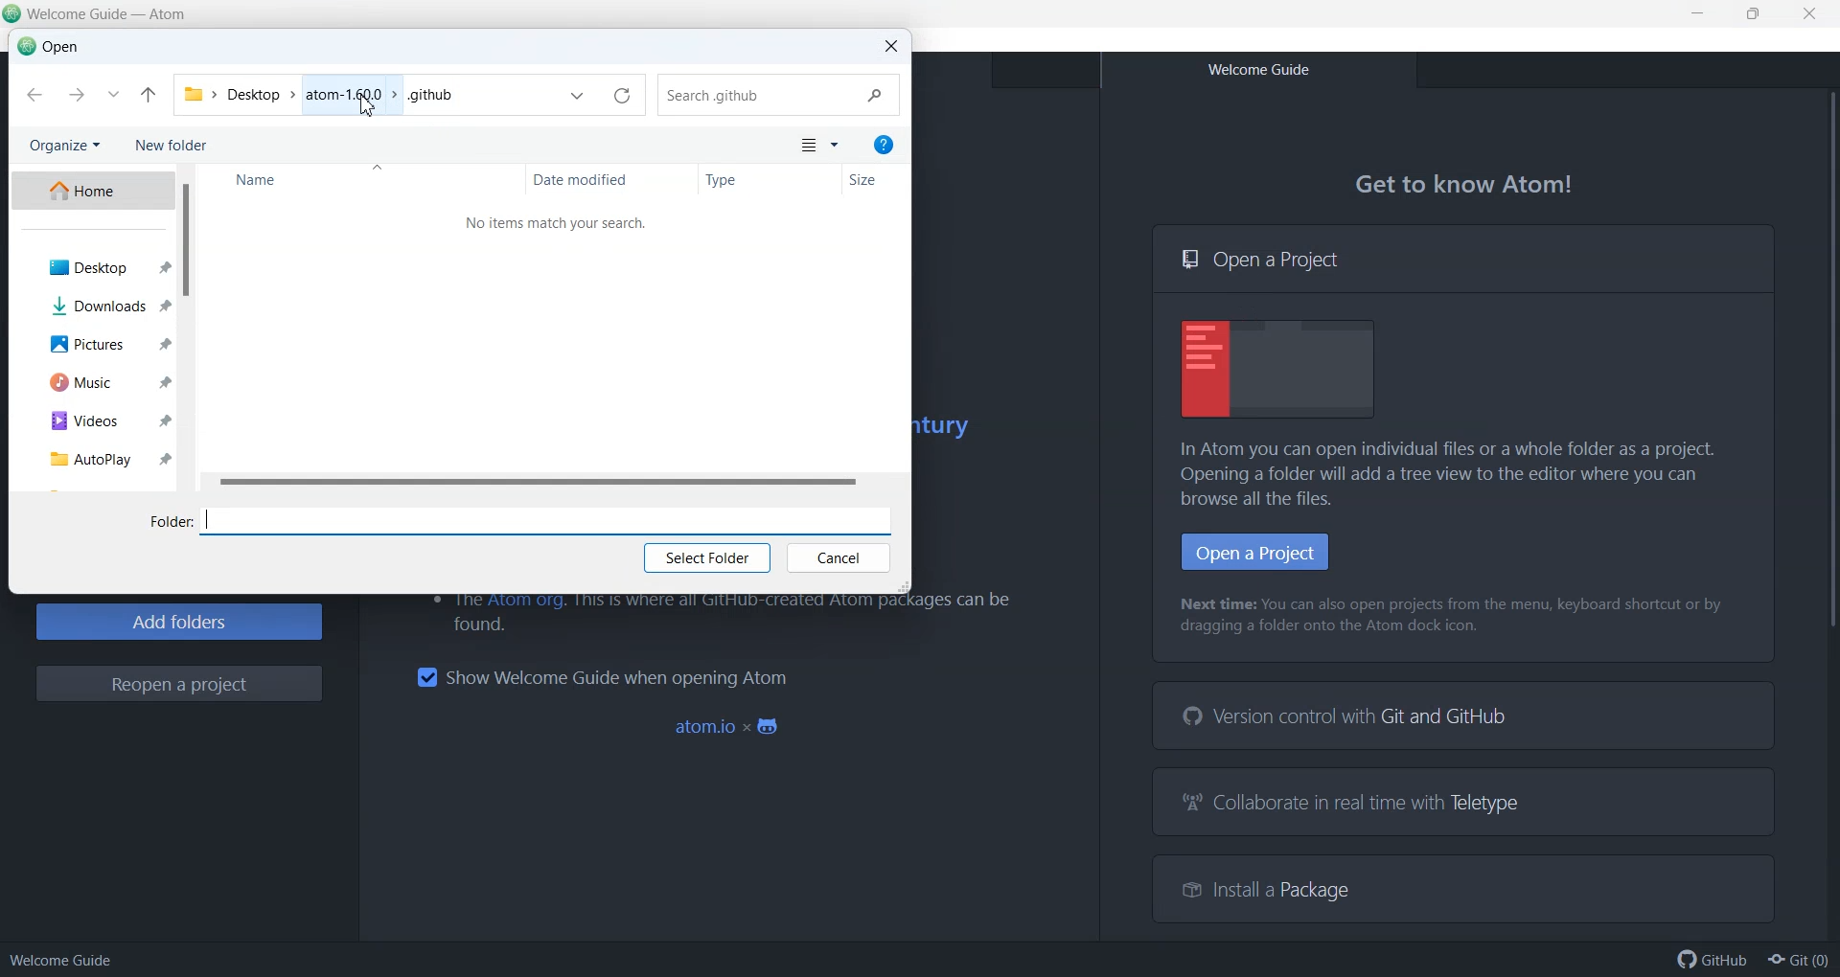 The image size is (1840, 977). I want to click on Welcome guide, so click(61, 960).